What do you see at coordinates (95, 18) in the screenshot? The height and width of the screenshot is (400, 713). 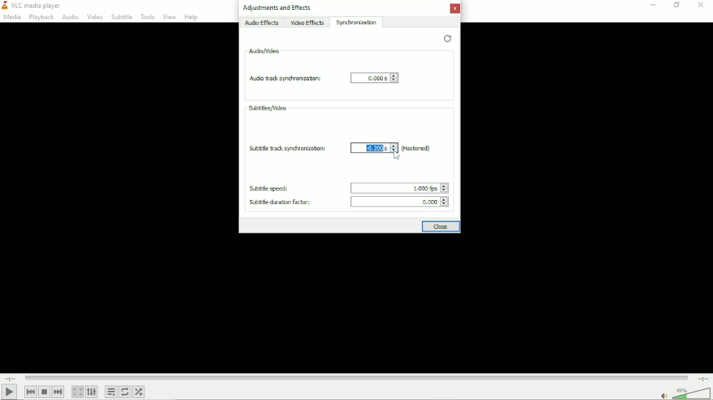 I see `Video` at bounding box center [95, 18].